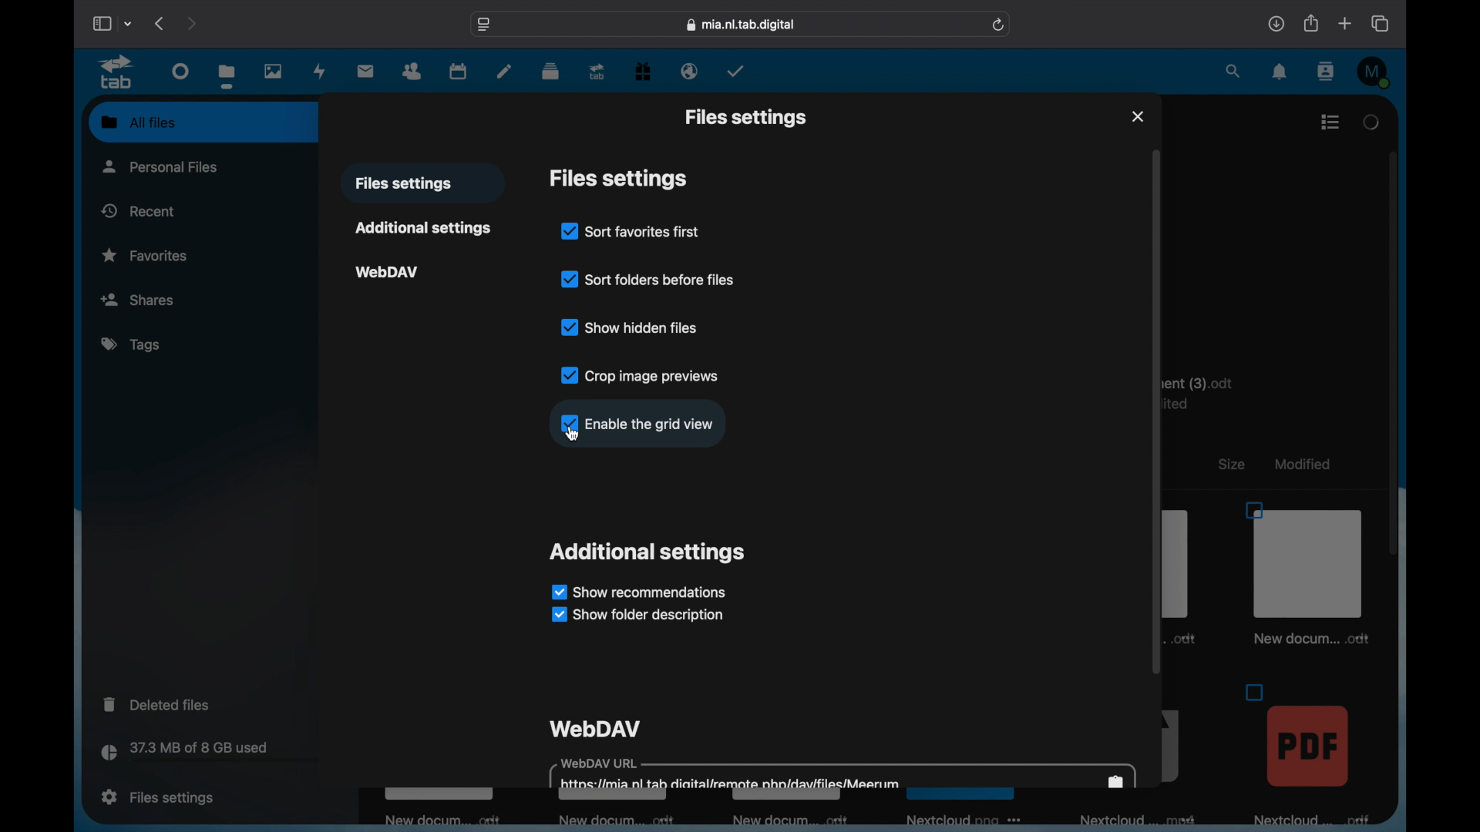 Image resolution: width=1480 pixels, height=832 pixels. What do you see at coordinates (160, 23) in the screenshot?
I see `previous` at bounding box center [160, 23].